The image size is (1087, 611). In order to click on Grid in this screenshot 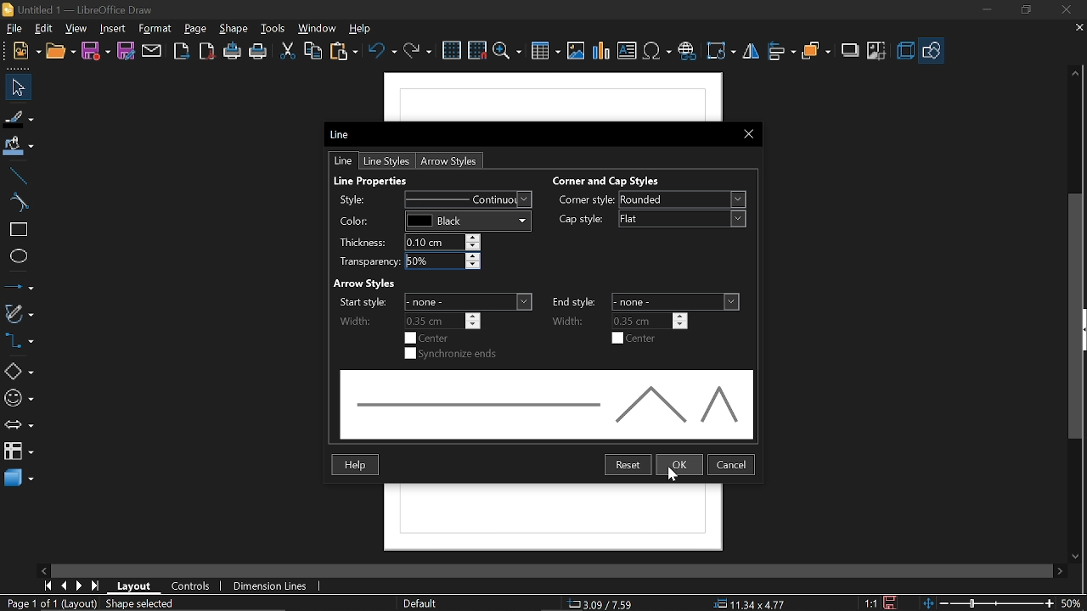, I will do `click(453, 50)`.